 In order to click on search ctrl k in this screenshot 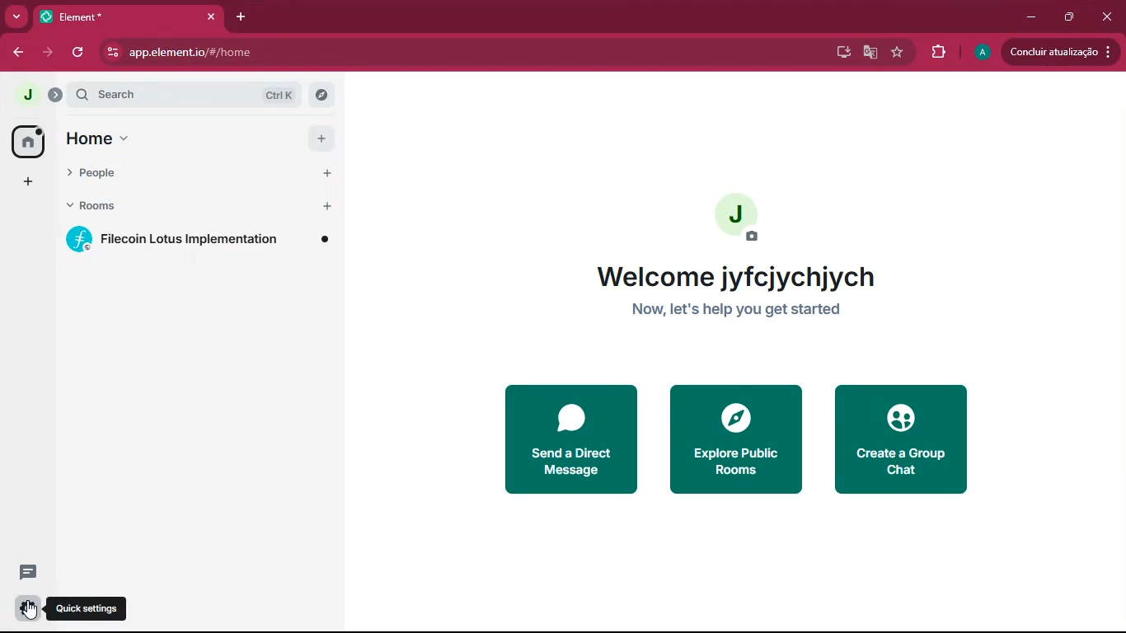, I will do `click(197, 95)`.